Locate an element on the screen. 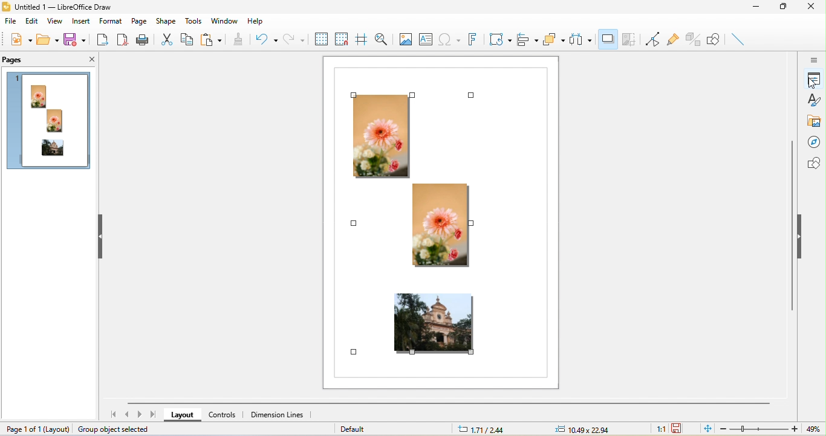 Image resolution: width=826 pixels, height=436 pixels. export directly as pdf is located at coordinates (124, 41).